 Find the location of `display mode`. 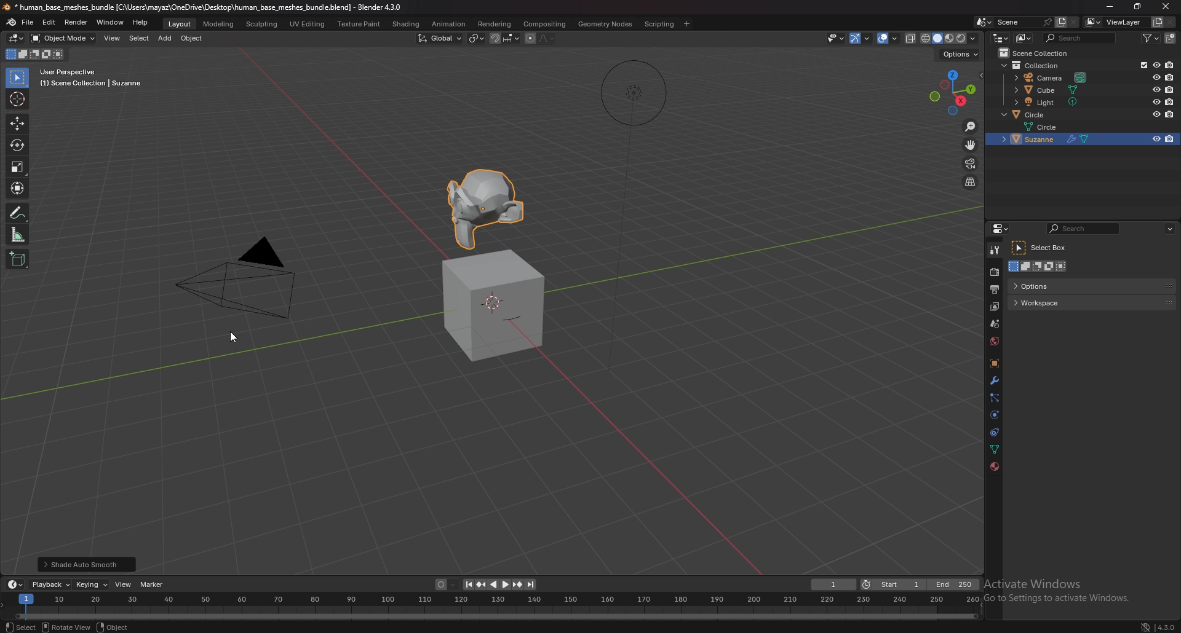

display mode is located at coordinates (1024, 38).